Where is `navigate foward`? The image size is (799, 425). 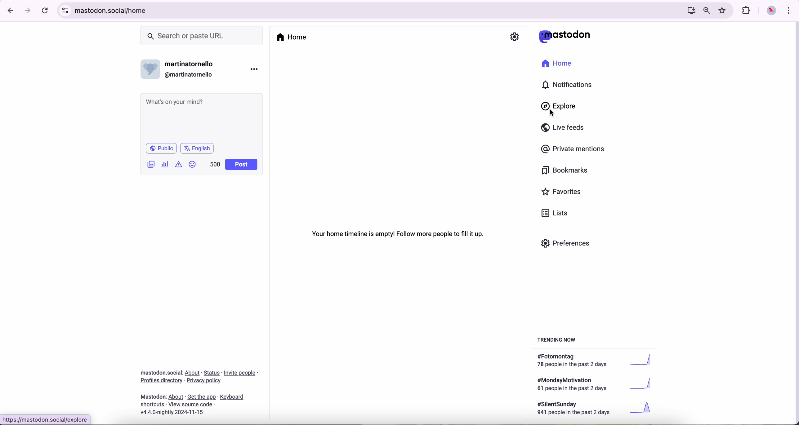
navigate foward is located at coordinates (28, 11).